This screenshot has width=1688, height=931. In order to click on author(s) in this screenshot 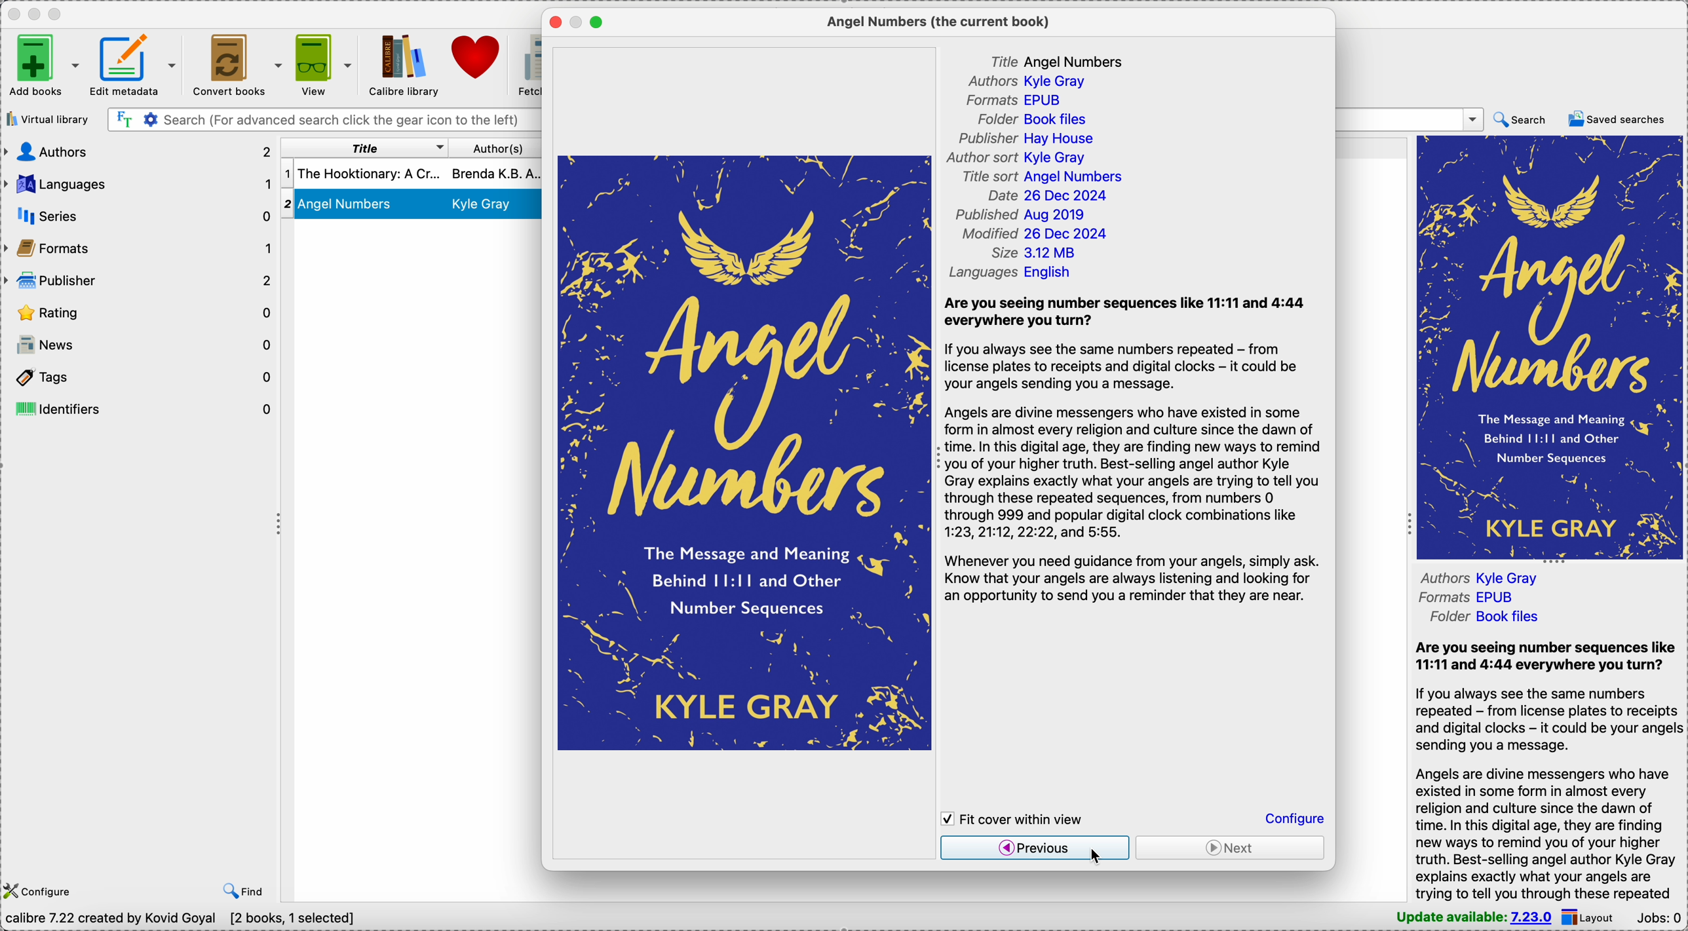, I will do `click(496, 148)`.